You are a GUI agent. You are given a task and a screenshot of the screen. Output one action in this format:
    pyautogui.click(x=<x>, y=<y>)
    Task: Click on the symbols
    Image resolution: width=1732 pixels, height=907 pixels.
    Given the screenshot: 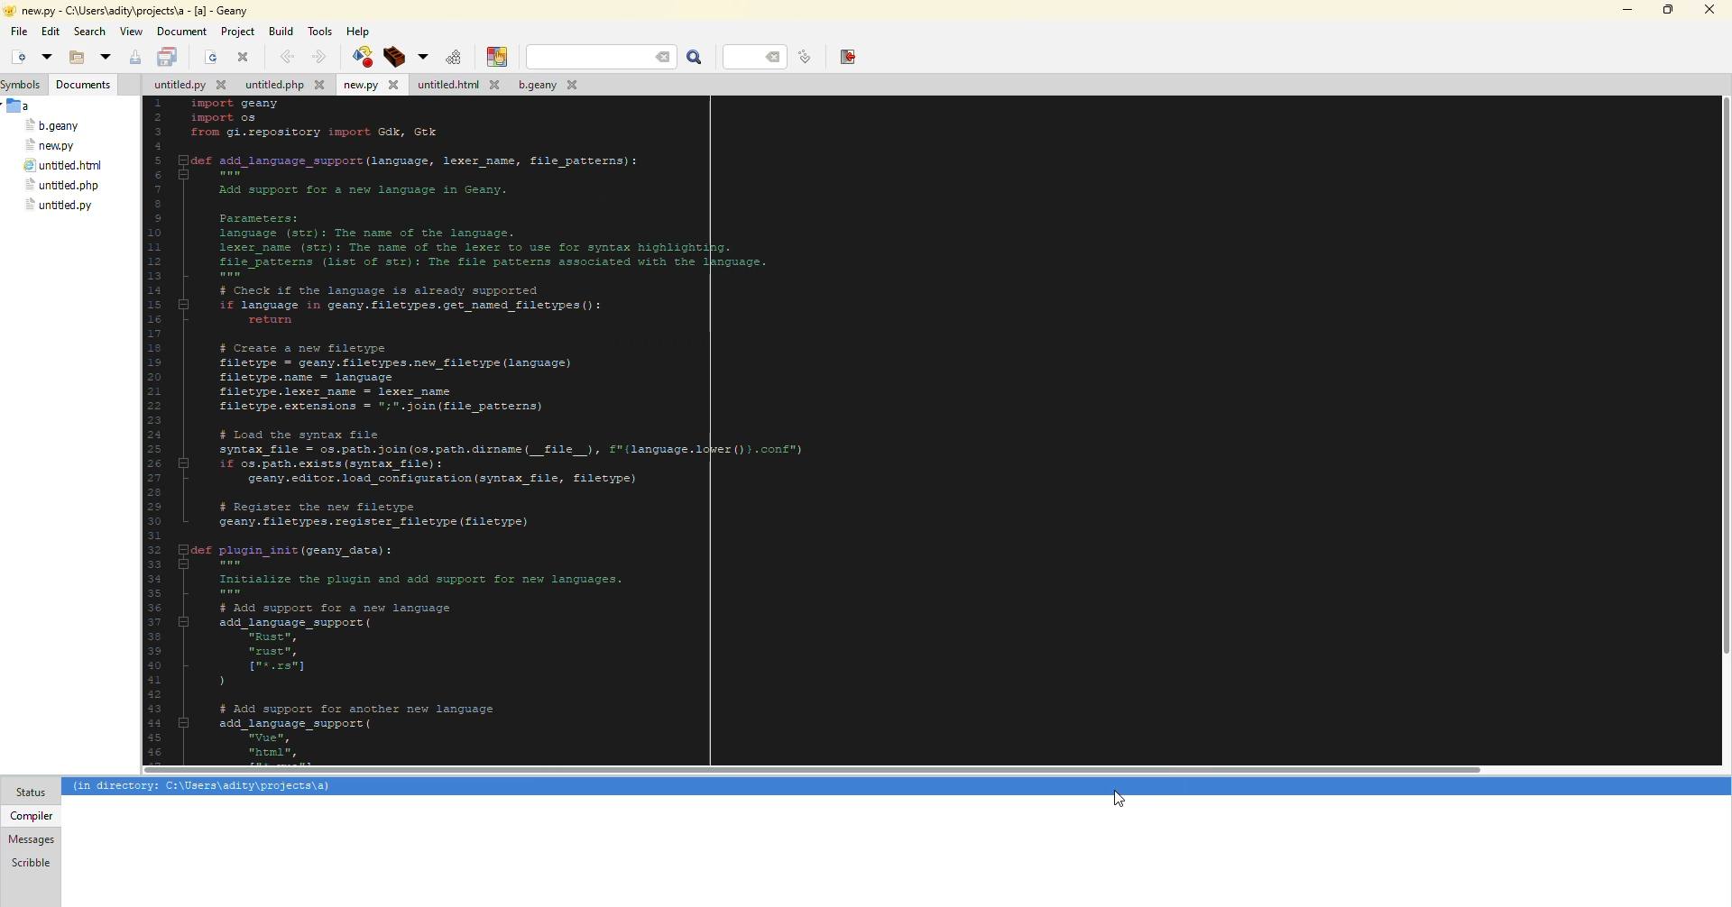 What is the action you would take?
    pyautogui.click(x=25, y=85)
    